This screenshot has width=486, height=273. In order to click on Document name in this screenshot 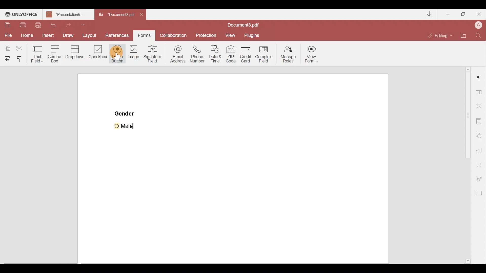, I will do `click(245, 24)`.